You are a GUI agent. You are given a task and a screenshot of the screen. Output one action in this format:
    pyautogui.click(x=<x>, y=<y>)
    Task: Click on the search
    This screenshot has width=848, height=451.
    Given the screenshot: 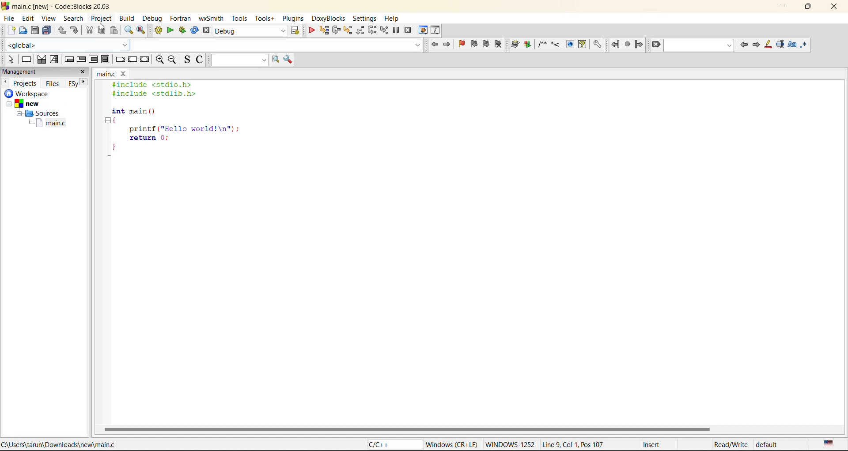 What is the action you would take?
    pyautogui.click(x=74, y=19)
    